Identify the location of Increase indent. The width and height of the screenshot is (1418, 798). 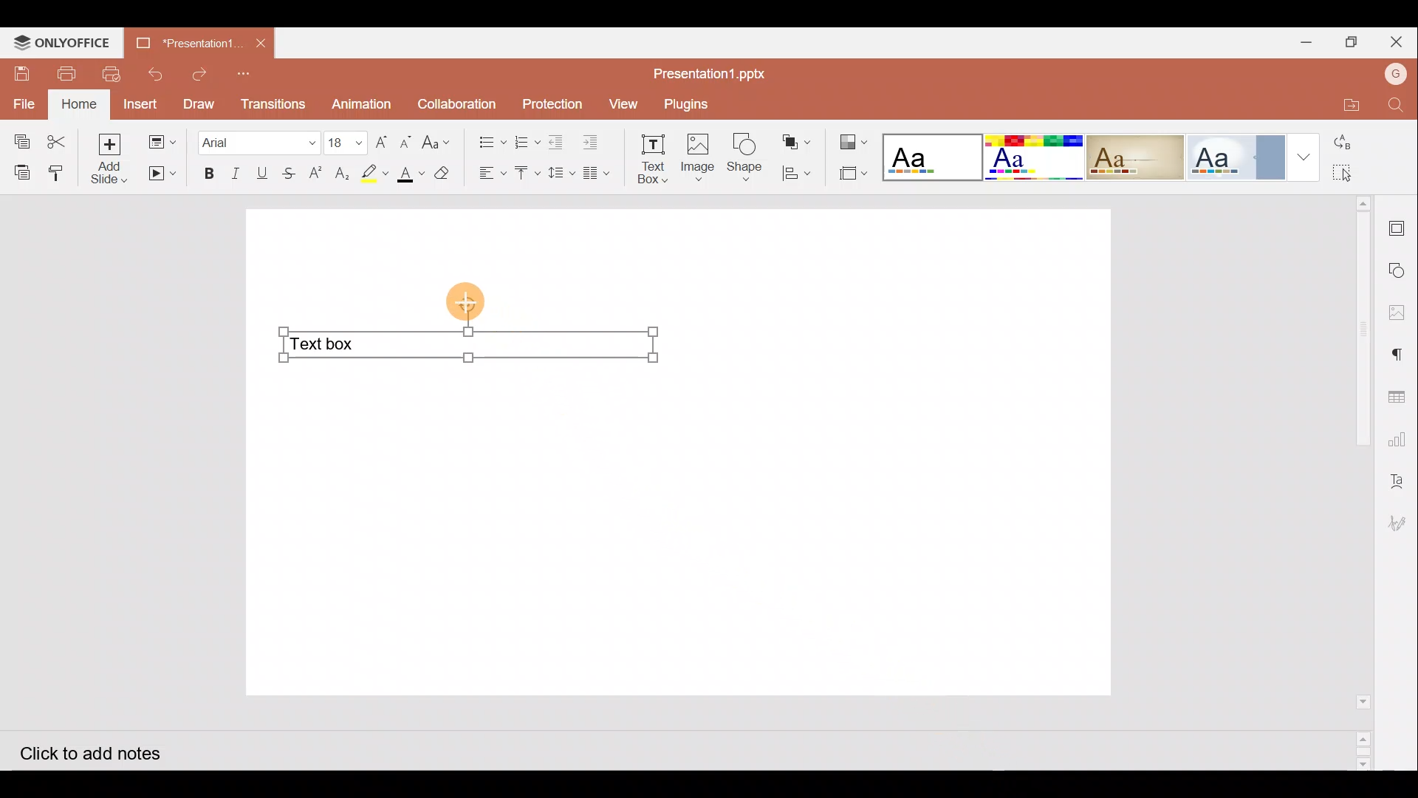
(593, 140).